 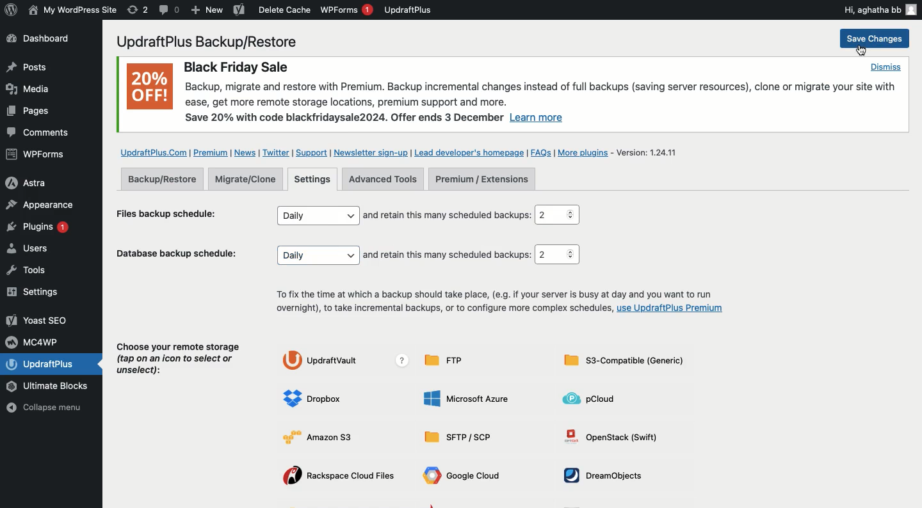 What do you see at coordinates (26, 113) in the screenshot?
I see `Posts` at bounding box center [26, 113].